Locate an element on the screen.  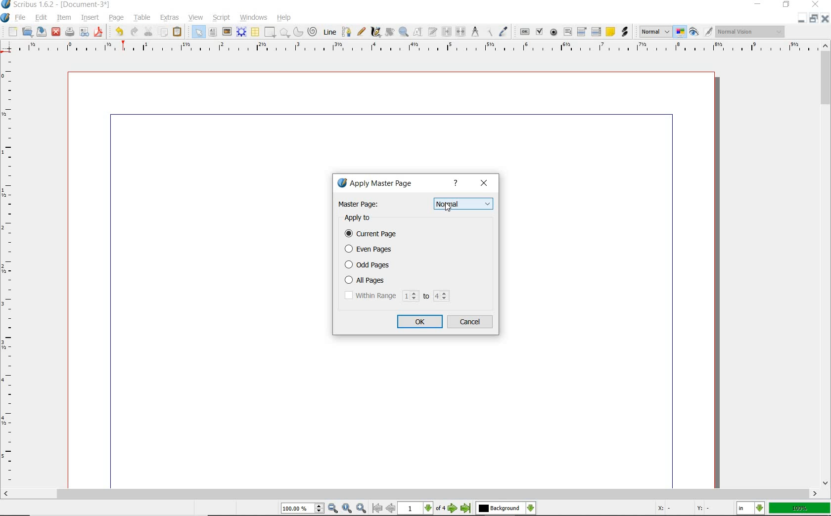
extras is located at coordinates (169, 16).